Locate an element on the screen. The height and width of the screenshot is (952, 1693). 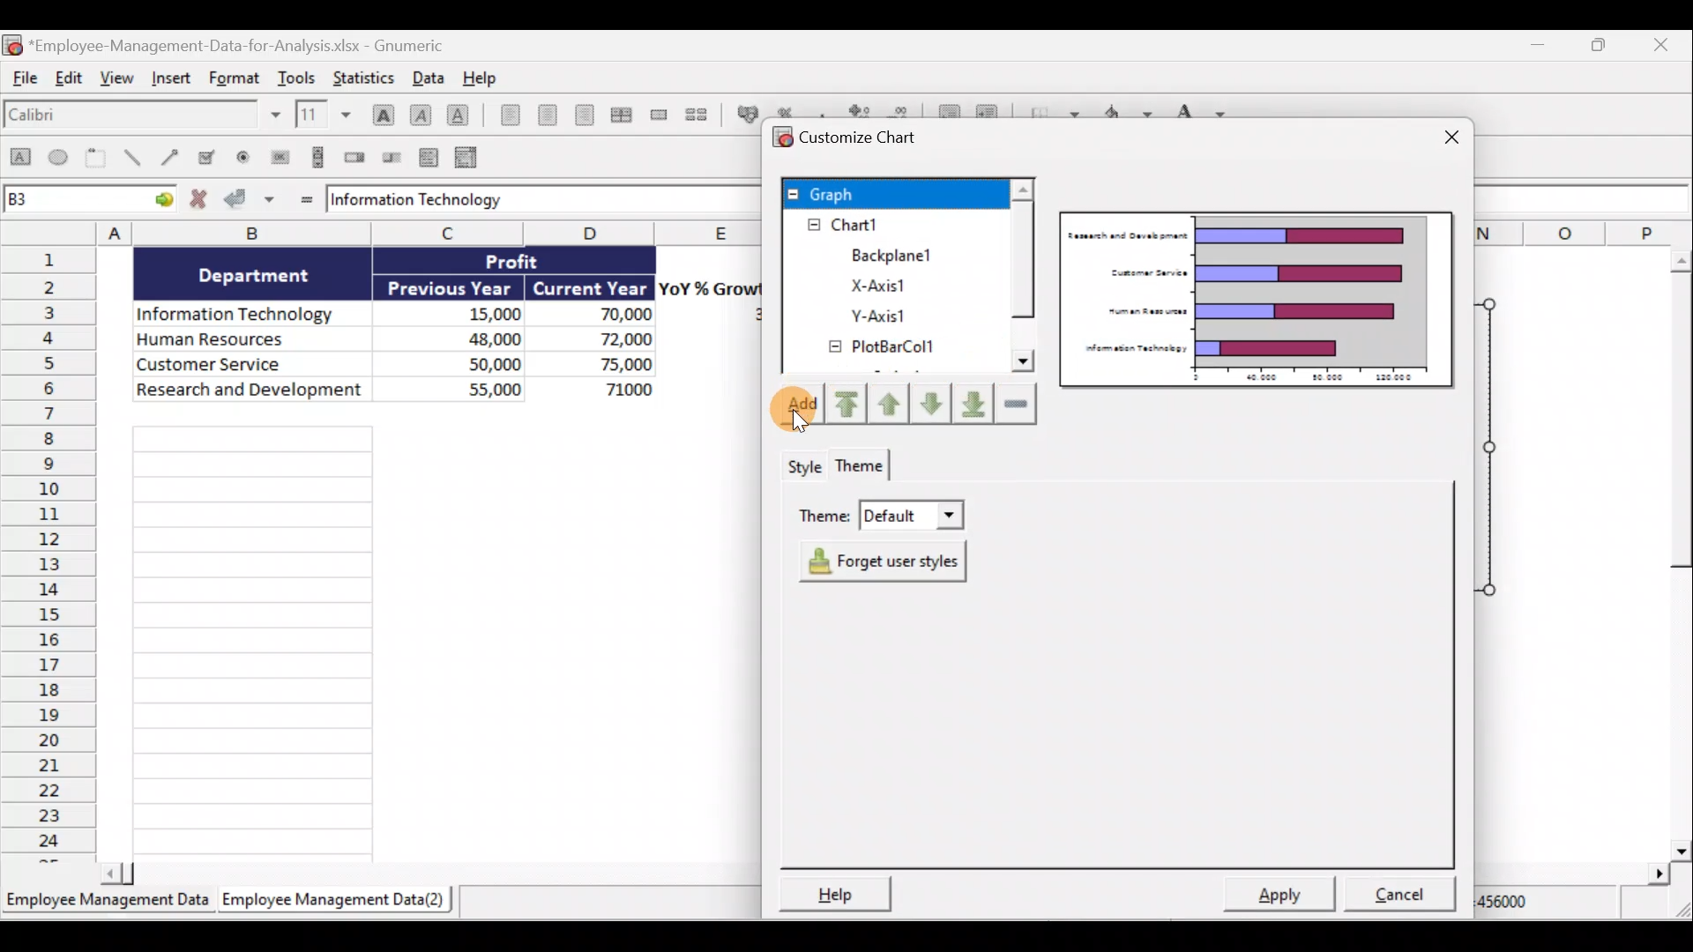
Help is located at coordinates (488, 78).